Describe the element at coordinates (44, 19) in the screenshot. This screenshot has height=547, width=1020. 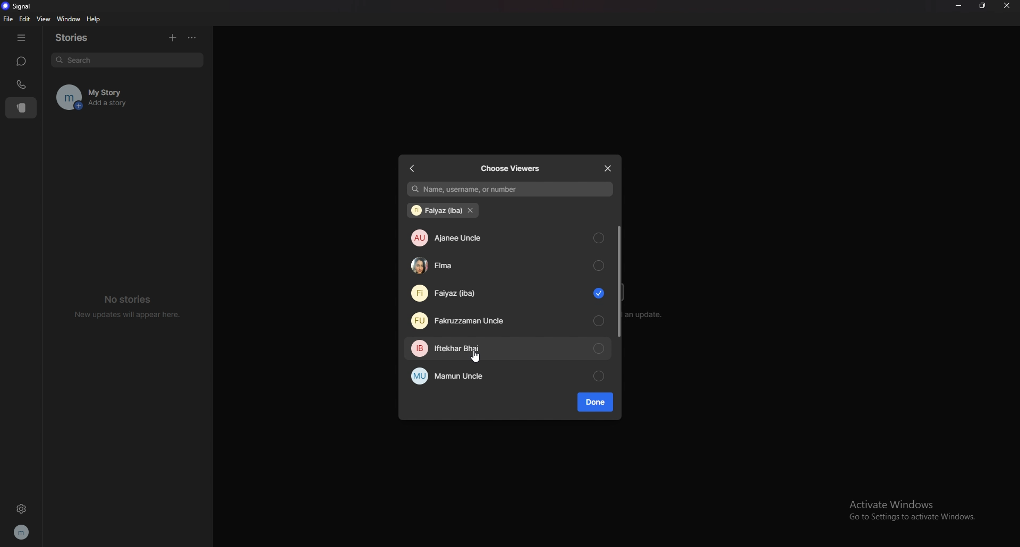
I see `view` at that location.